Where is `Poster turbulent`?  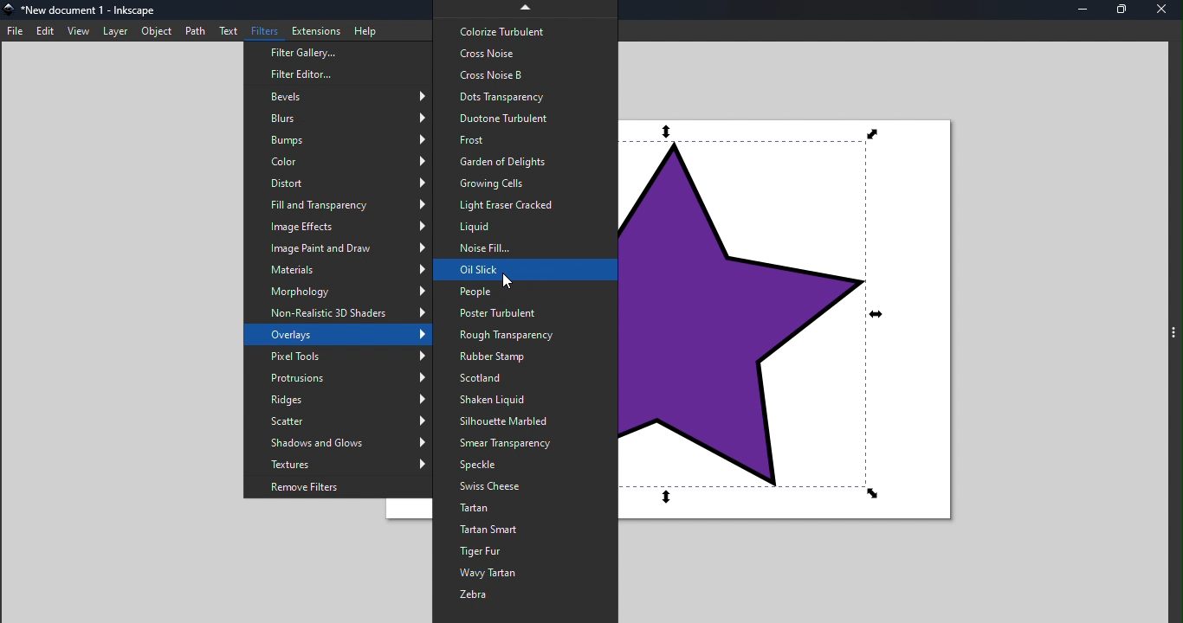 Poster turbulent is located at coordinates (524, 314).